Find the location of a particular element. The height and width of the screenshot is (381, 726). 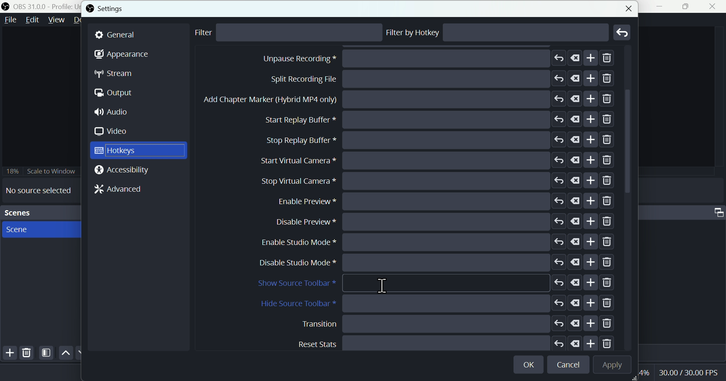

Audio mixer is located at coordinates (717, 211).